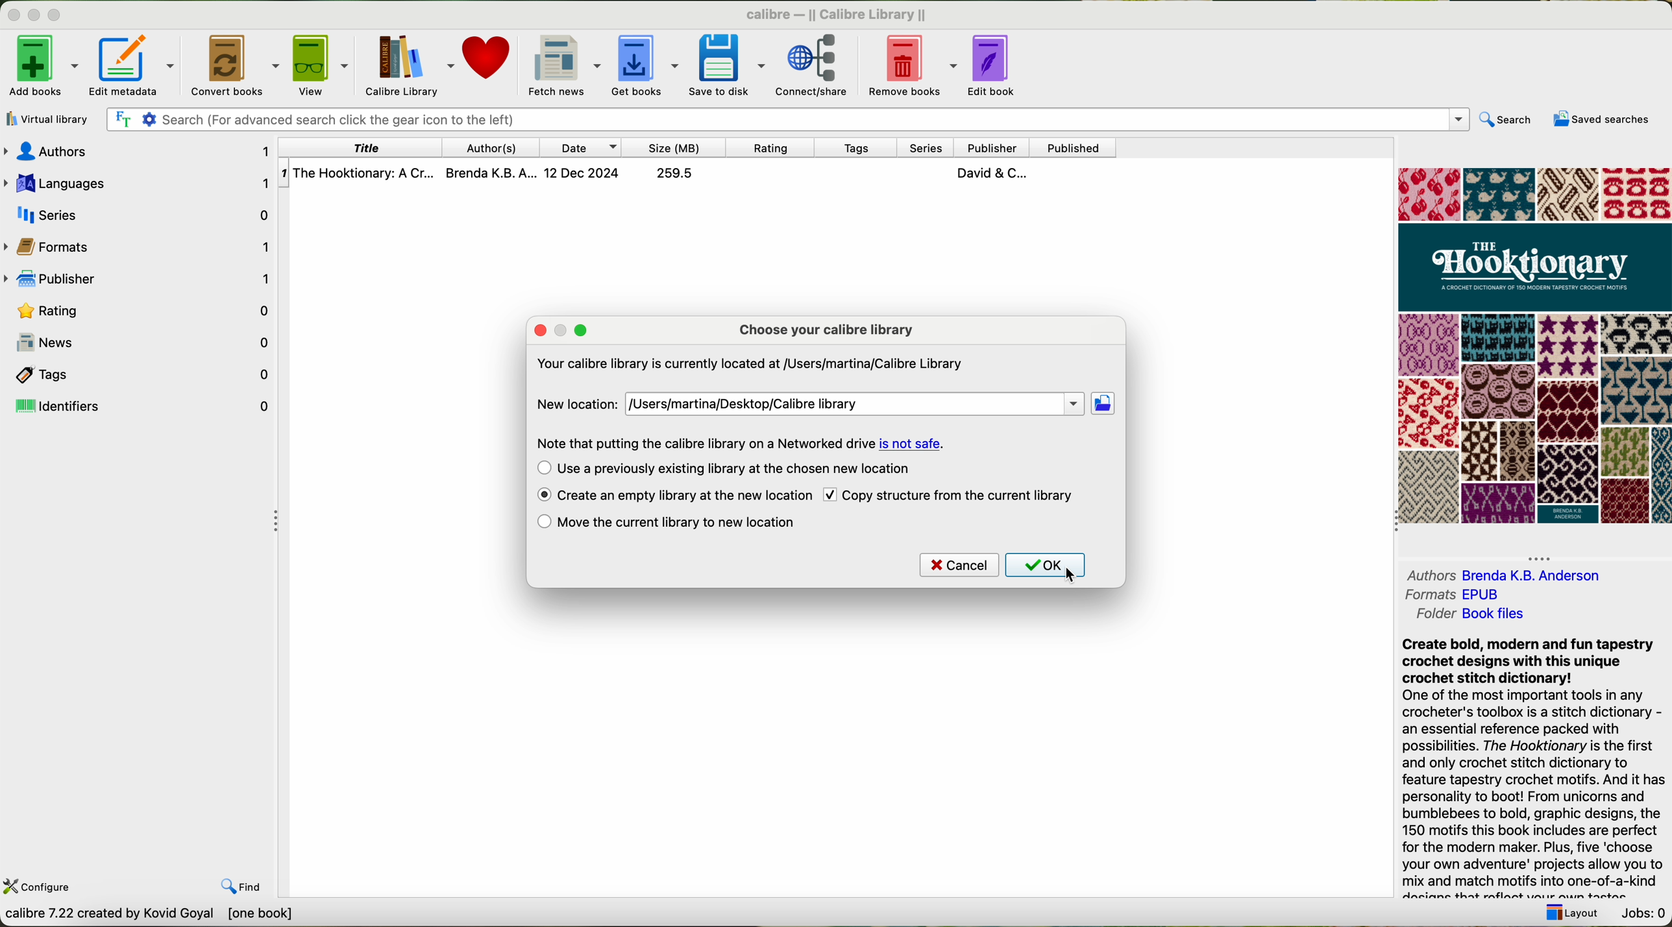  I want to click on Note that putting the calibre library on a Networked drive is not safe., so click(746, 440).